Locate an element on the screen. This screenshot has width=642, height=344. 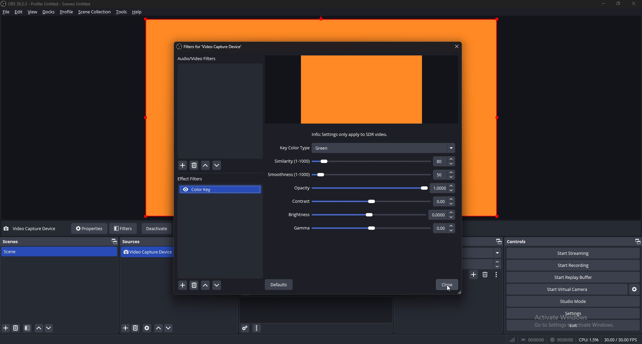
filter is located at coordinates (27, 328).